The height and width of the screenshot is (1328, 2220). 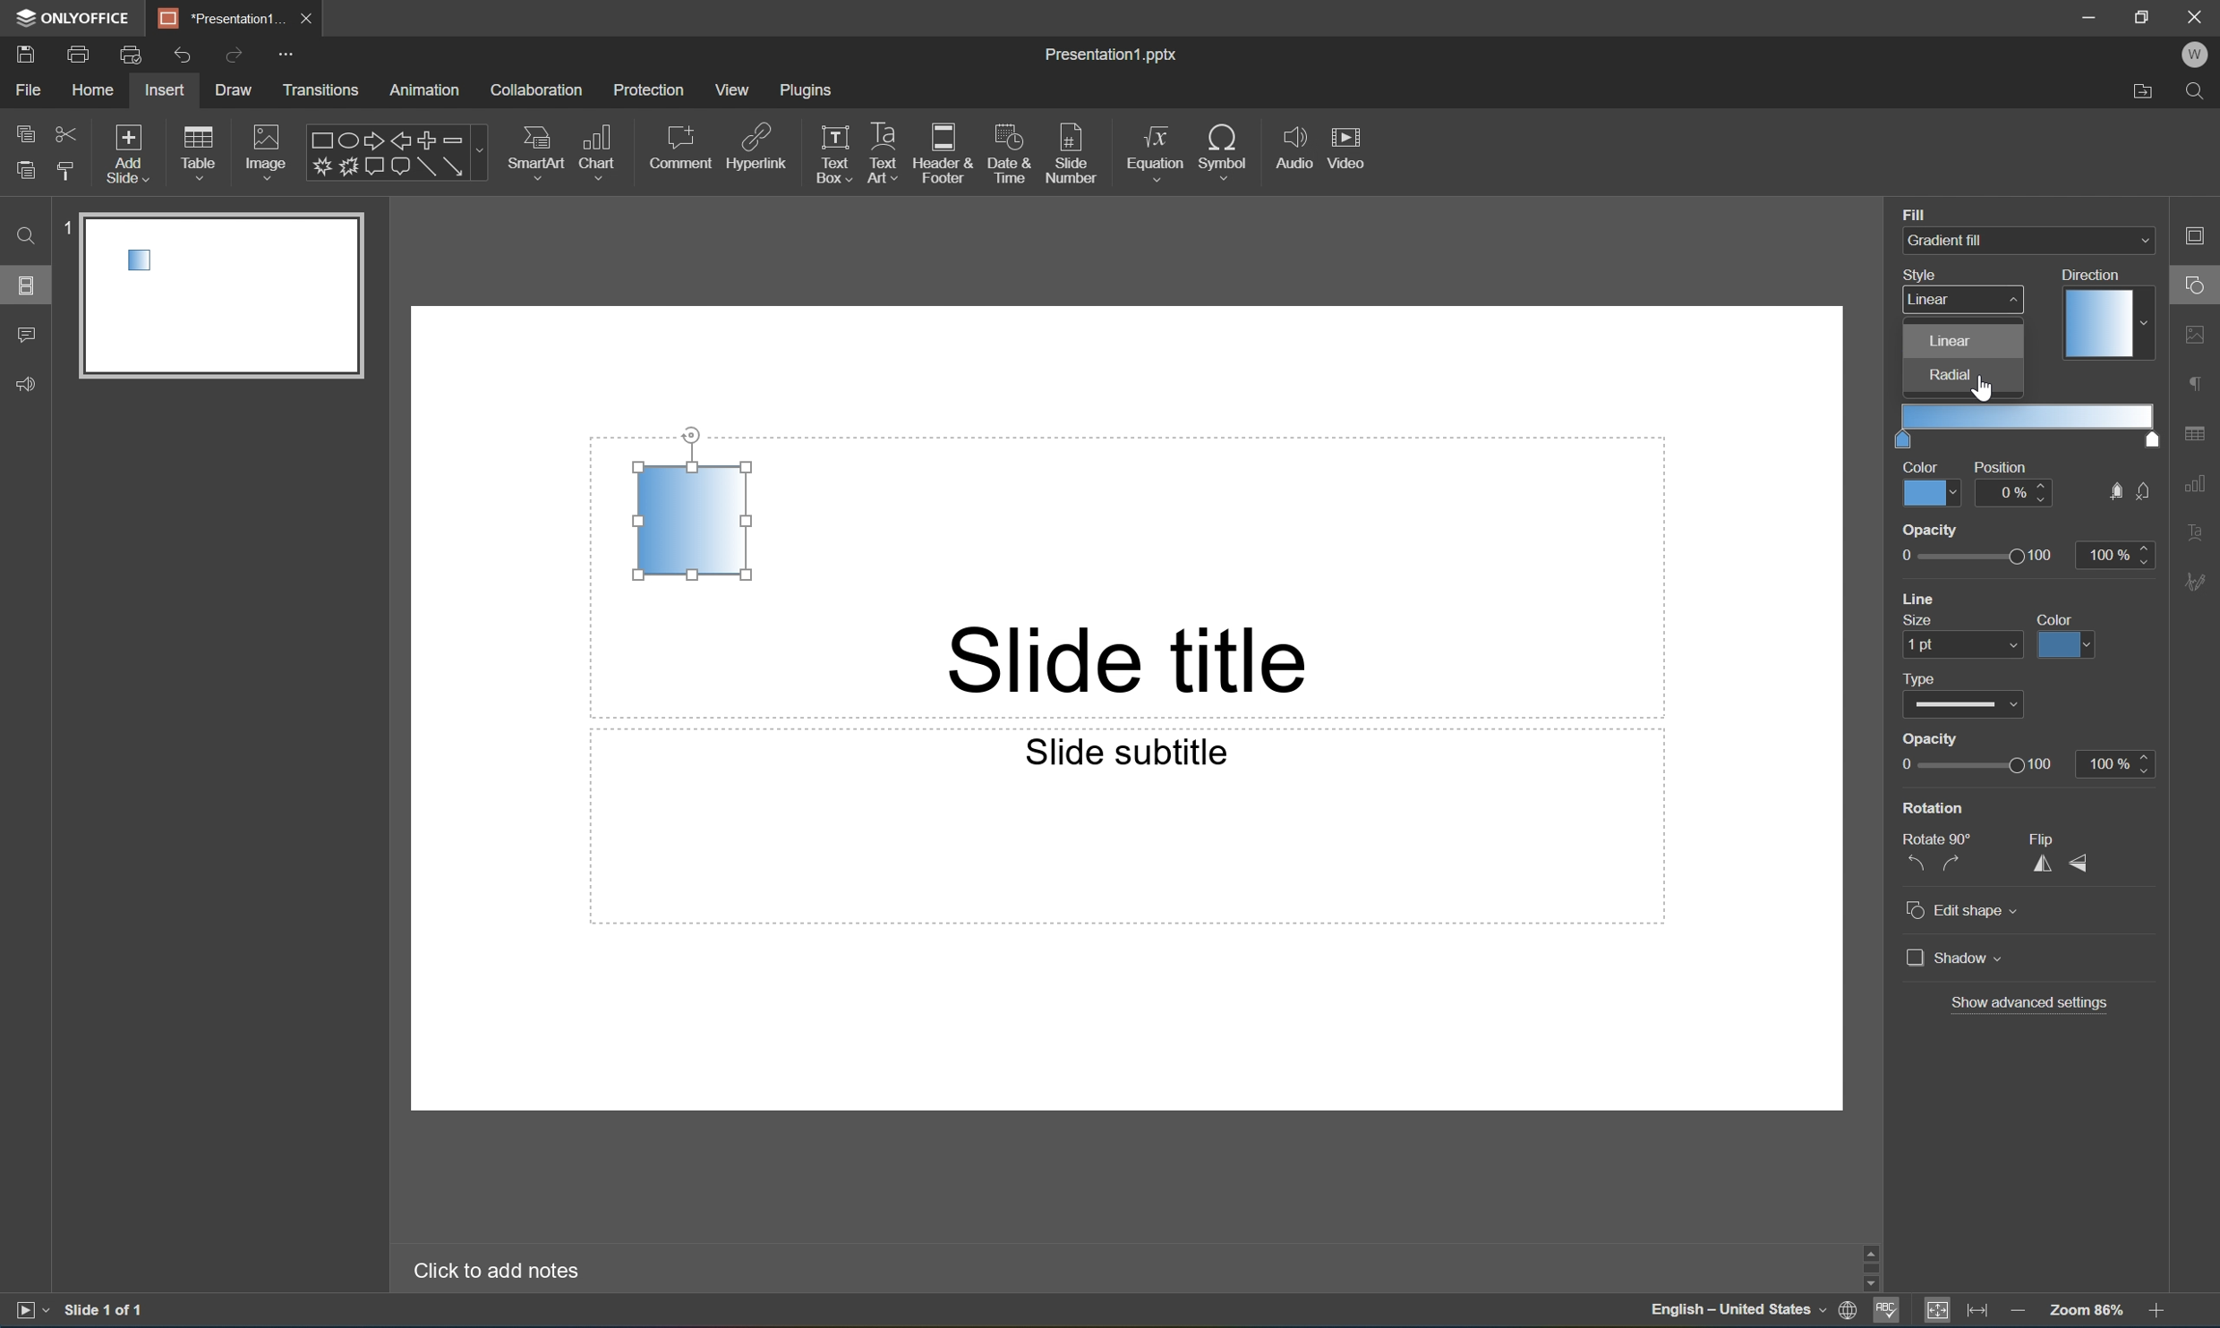 I want to click on Hyperlink, so click(x=757, y=144).